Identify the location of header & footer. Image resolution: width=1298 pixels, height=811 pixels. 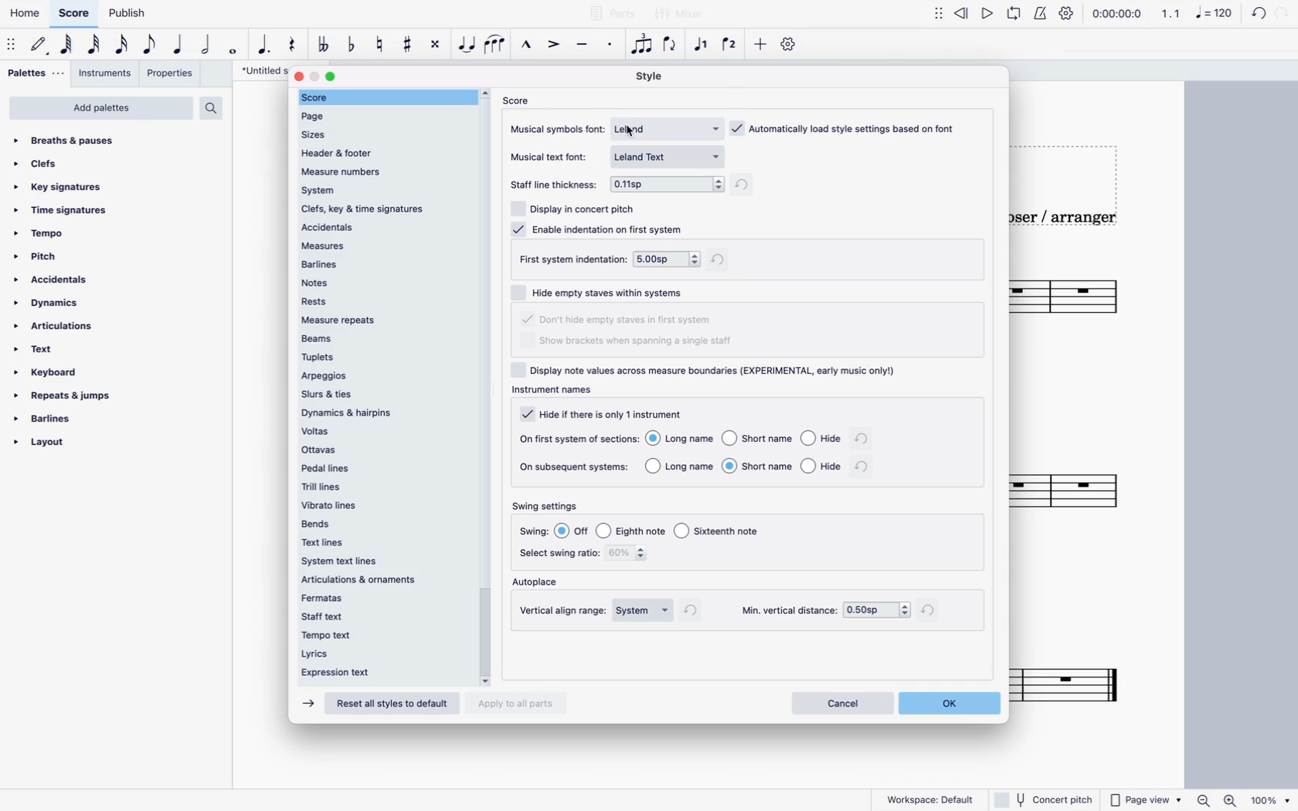
(384, 151).